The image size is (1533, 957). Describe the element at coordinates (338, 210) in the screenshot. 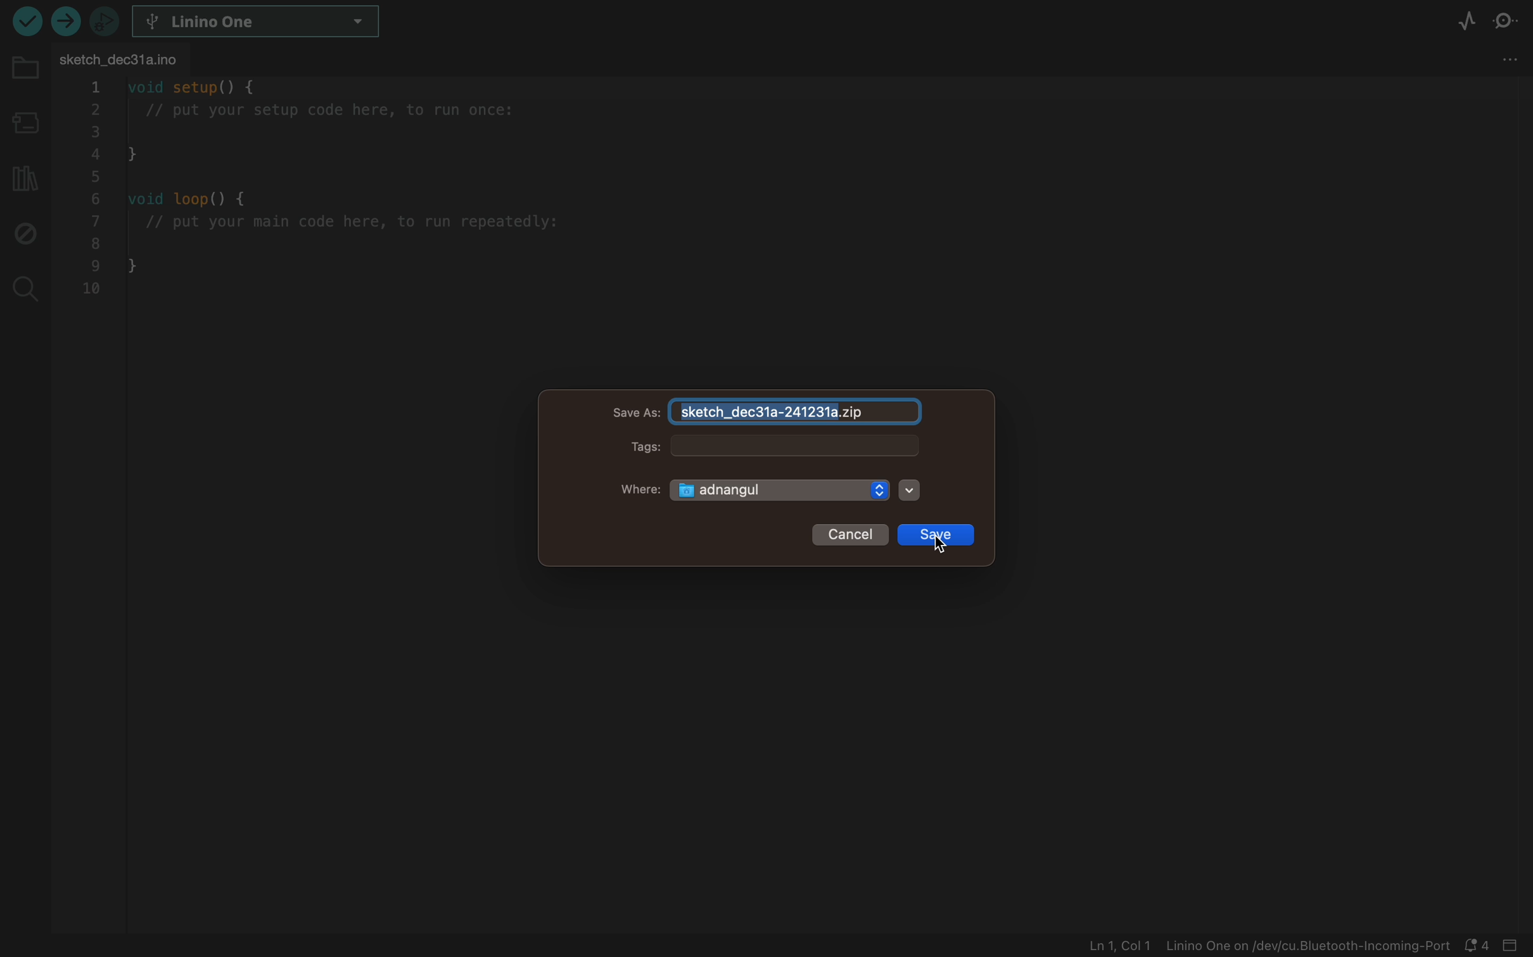

I see `code` at that location.